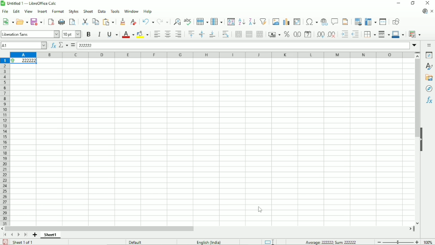 The width and height of the screenshot is (435, 245). I want to click on Input line, so click(244, 45).